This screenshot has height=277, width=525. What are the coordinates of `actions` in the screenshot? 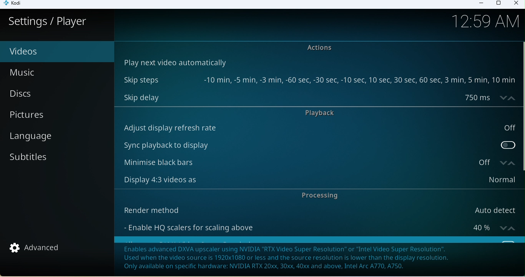 It's located at (323, 48).